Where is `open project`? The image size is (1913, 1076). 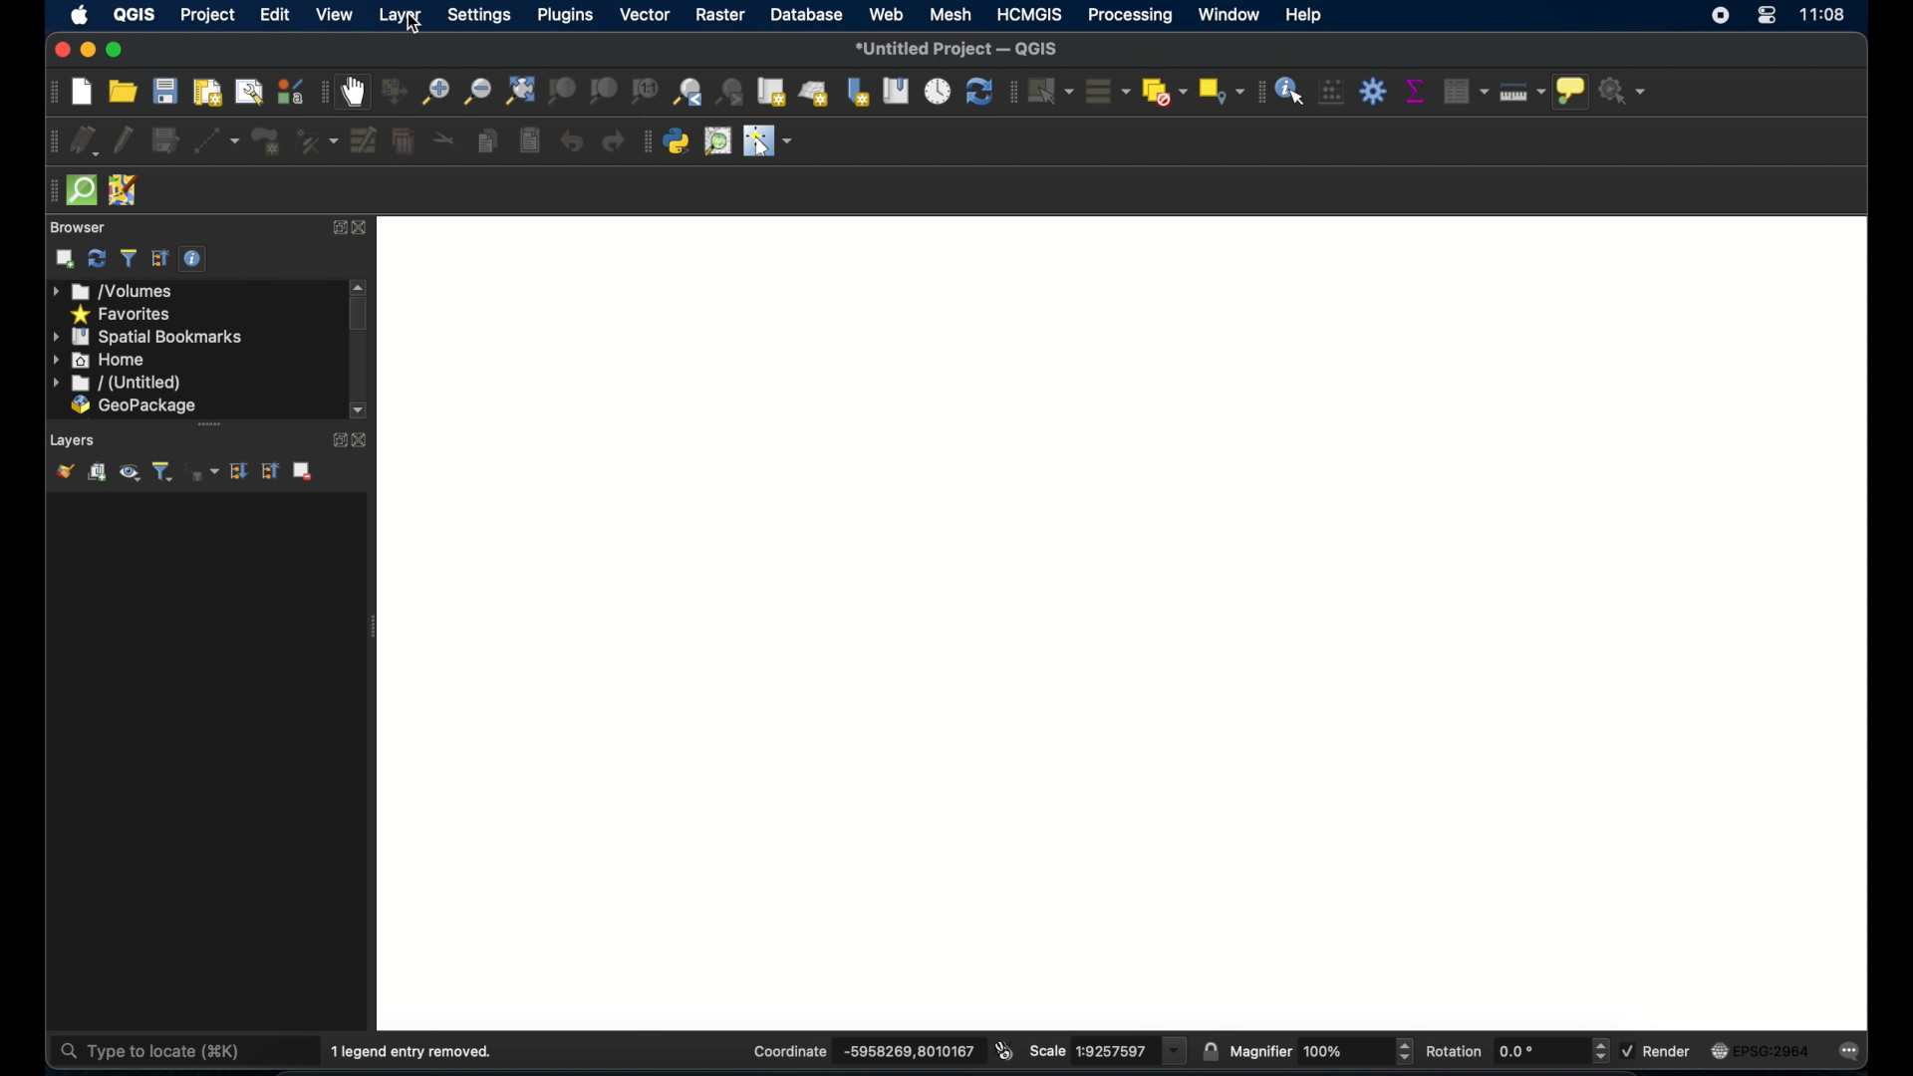 open project is located at coordinates (125, 91).